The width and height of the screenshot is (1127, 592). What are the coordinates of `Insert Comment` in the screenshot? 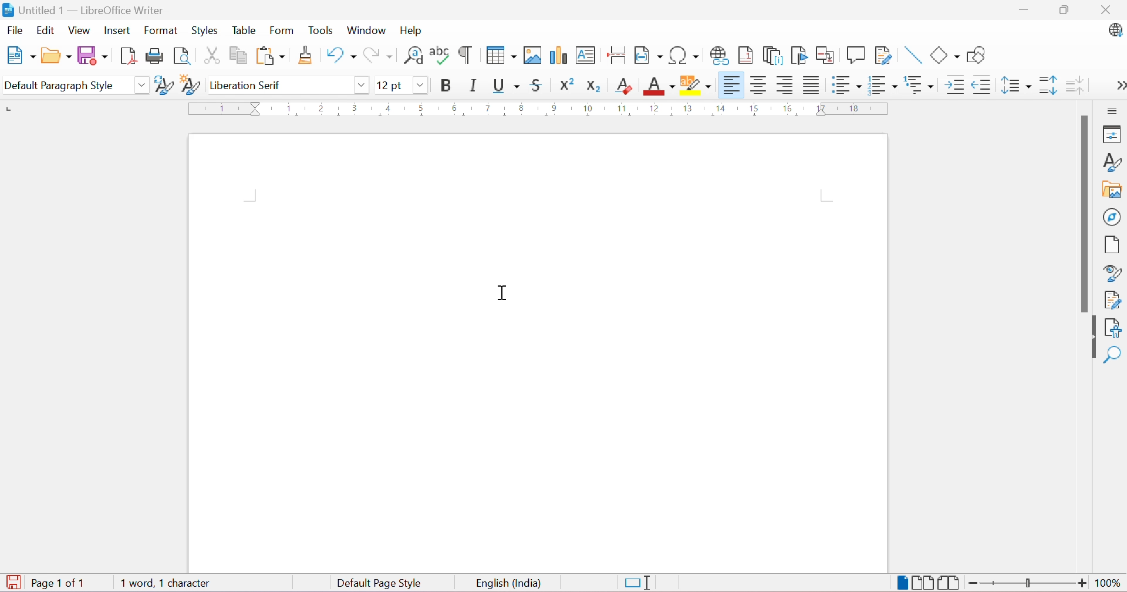 It's located at (855, 55).